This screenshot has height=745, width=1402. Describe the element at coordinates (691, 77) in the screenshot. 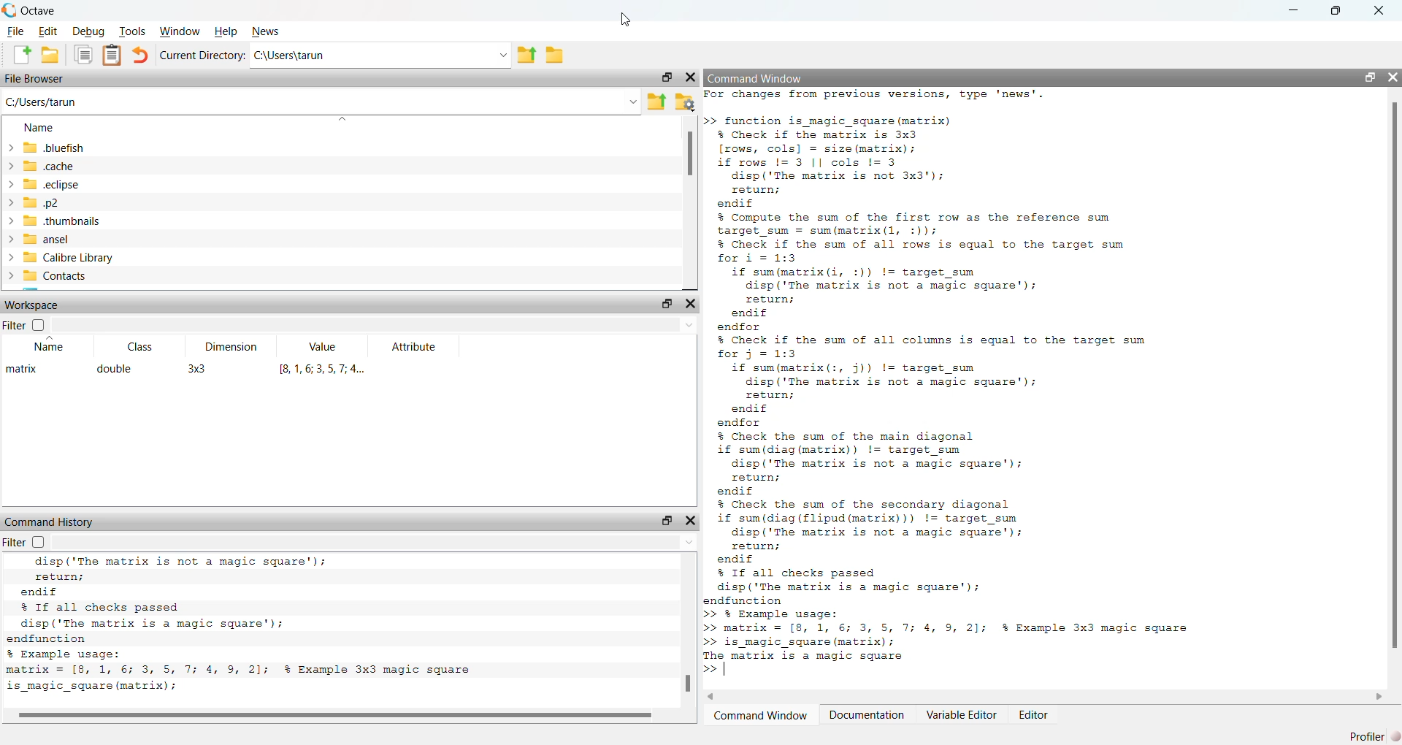

I see `close` at that location.